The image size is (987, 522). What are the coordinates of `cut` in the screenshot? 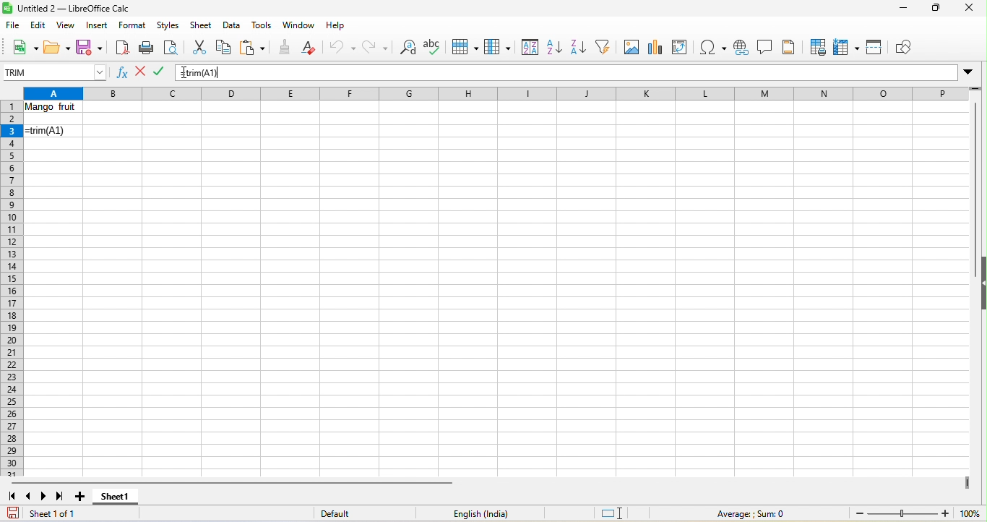 It's located at (199, 46).